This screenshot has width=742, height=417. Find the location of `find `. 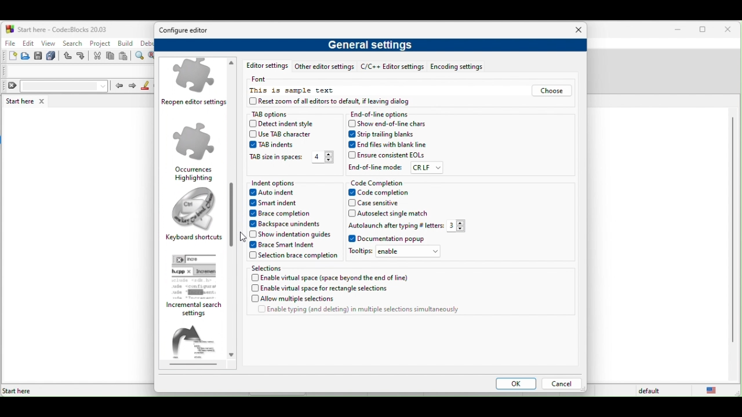

find  is located at coordinates (141, 56).